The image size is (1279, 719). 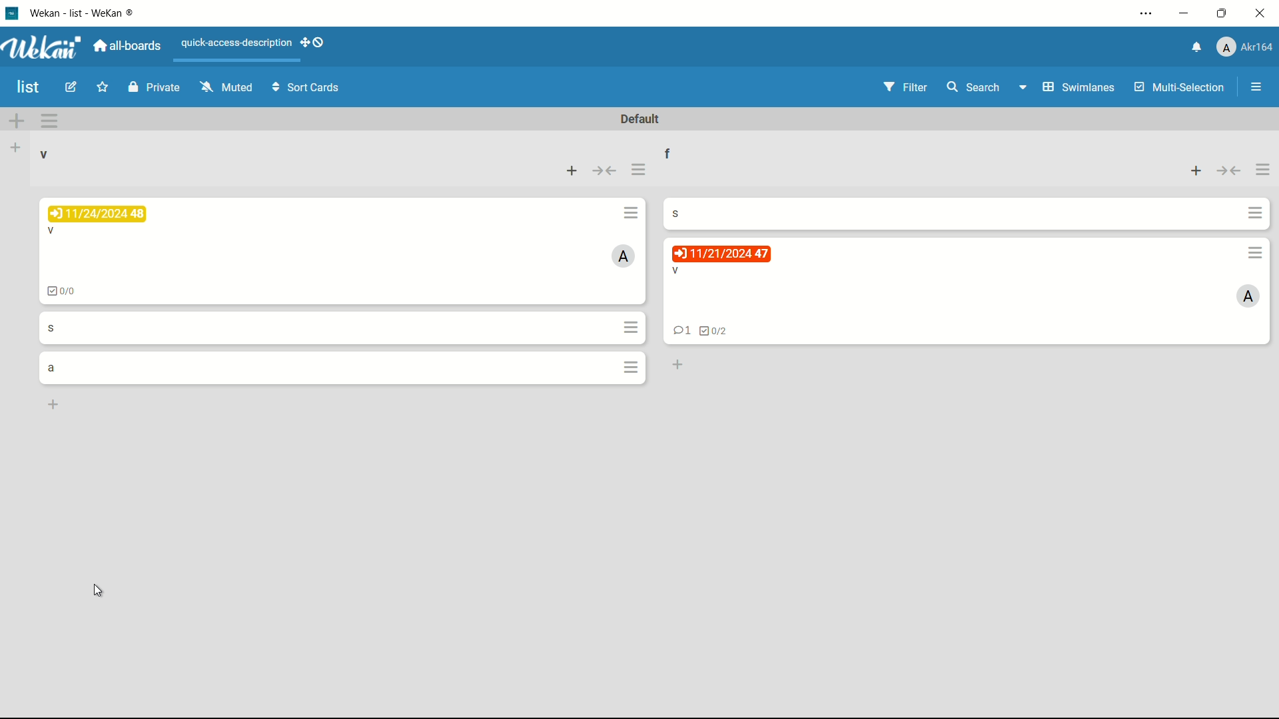 What do you see at coordinates (73, 89) in the screenshot?
I see `edit` at bounding box center [73, 89].